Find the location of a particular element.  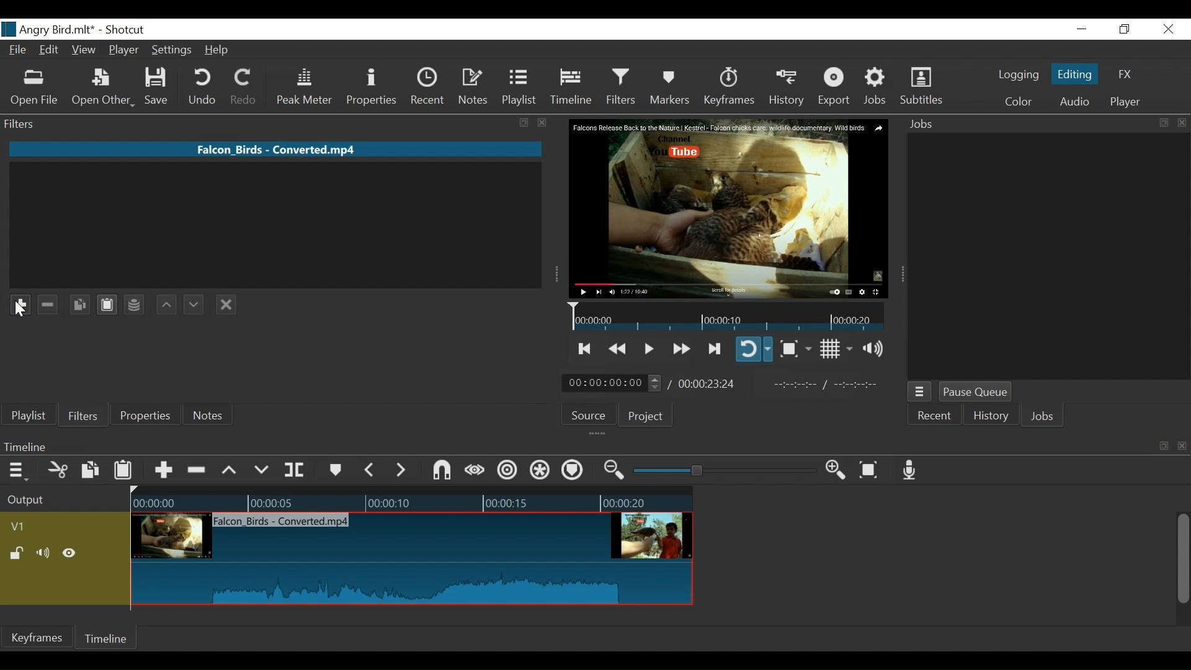

Editing is located at coordinates (1077, 73).